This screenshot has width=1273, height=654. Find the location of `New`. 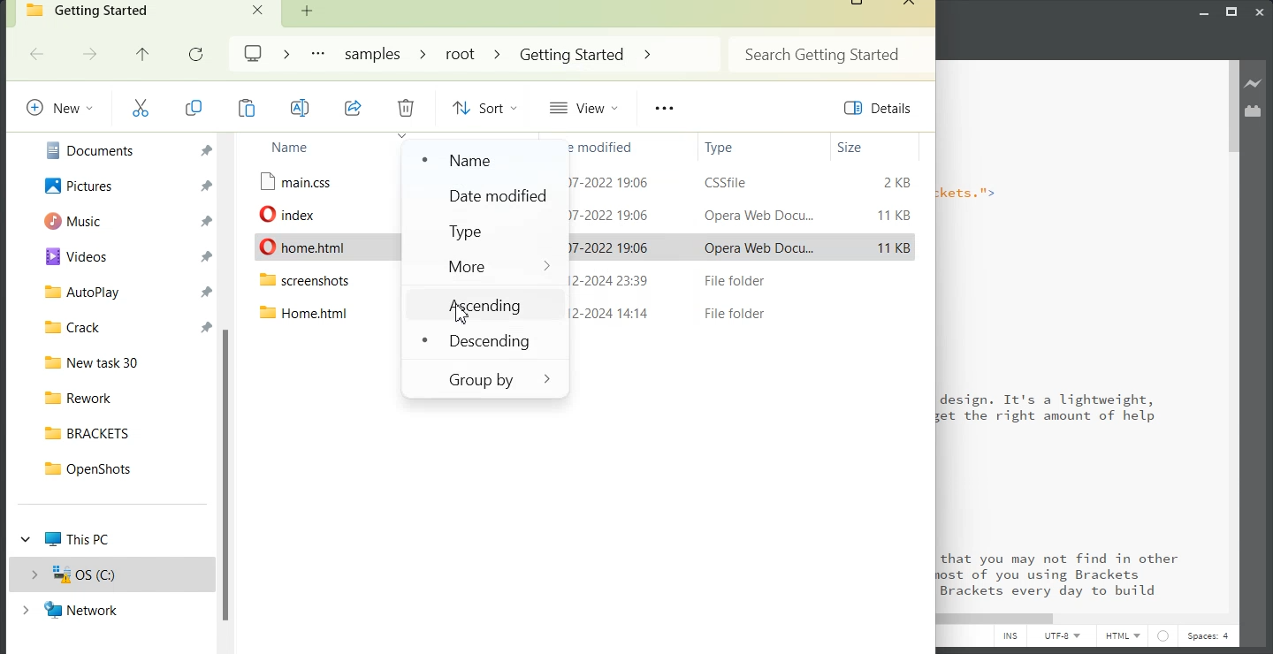

New is located at coordinates (58, 107).